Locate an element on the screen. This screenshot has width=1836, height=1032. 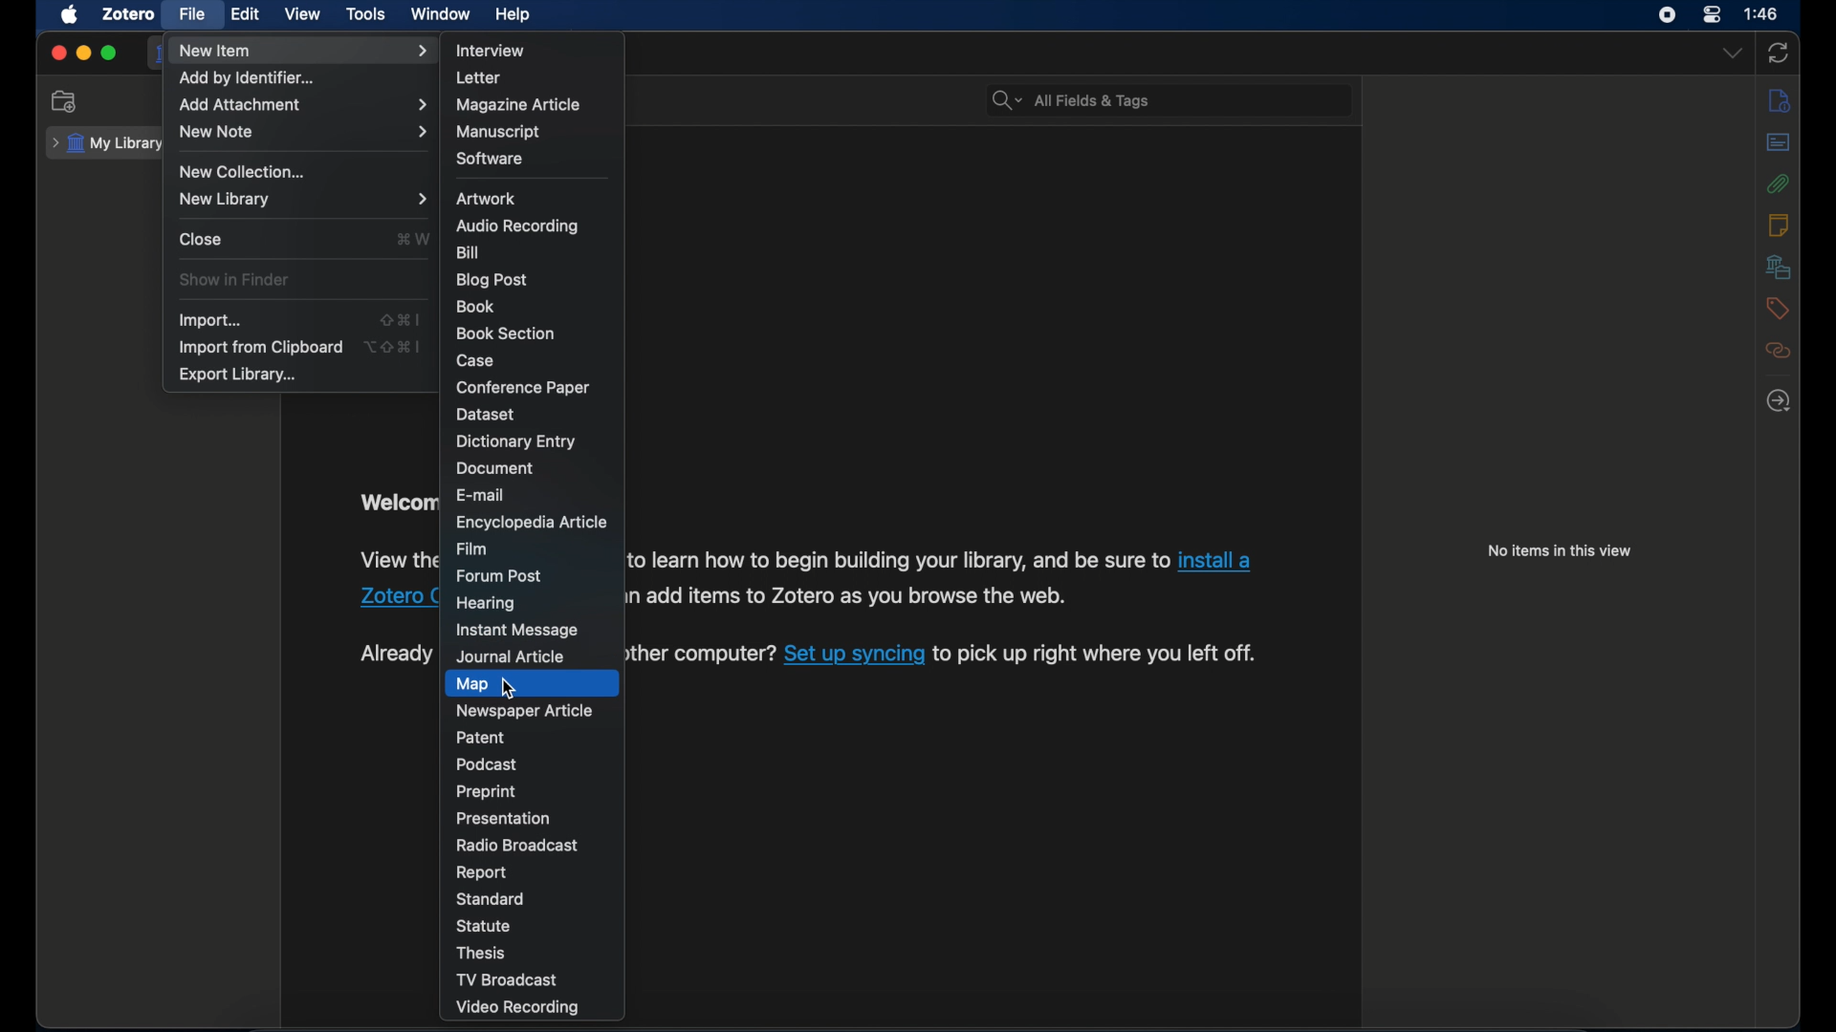
interview is located at coordinates (492, 51).